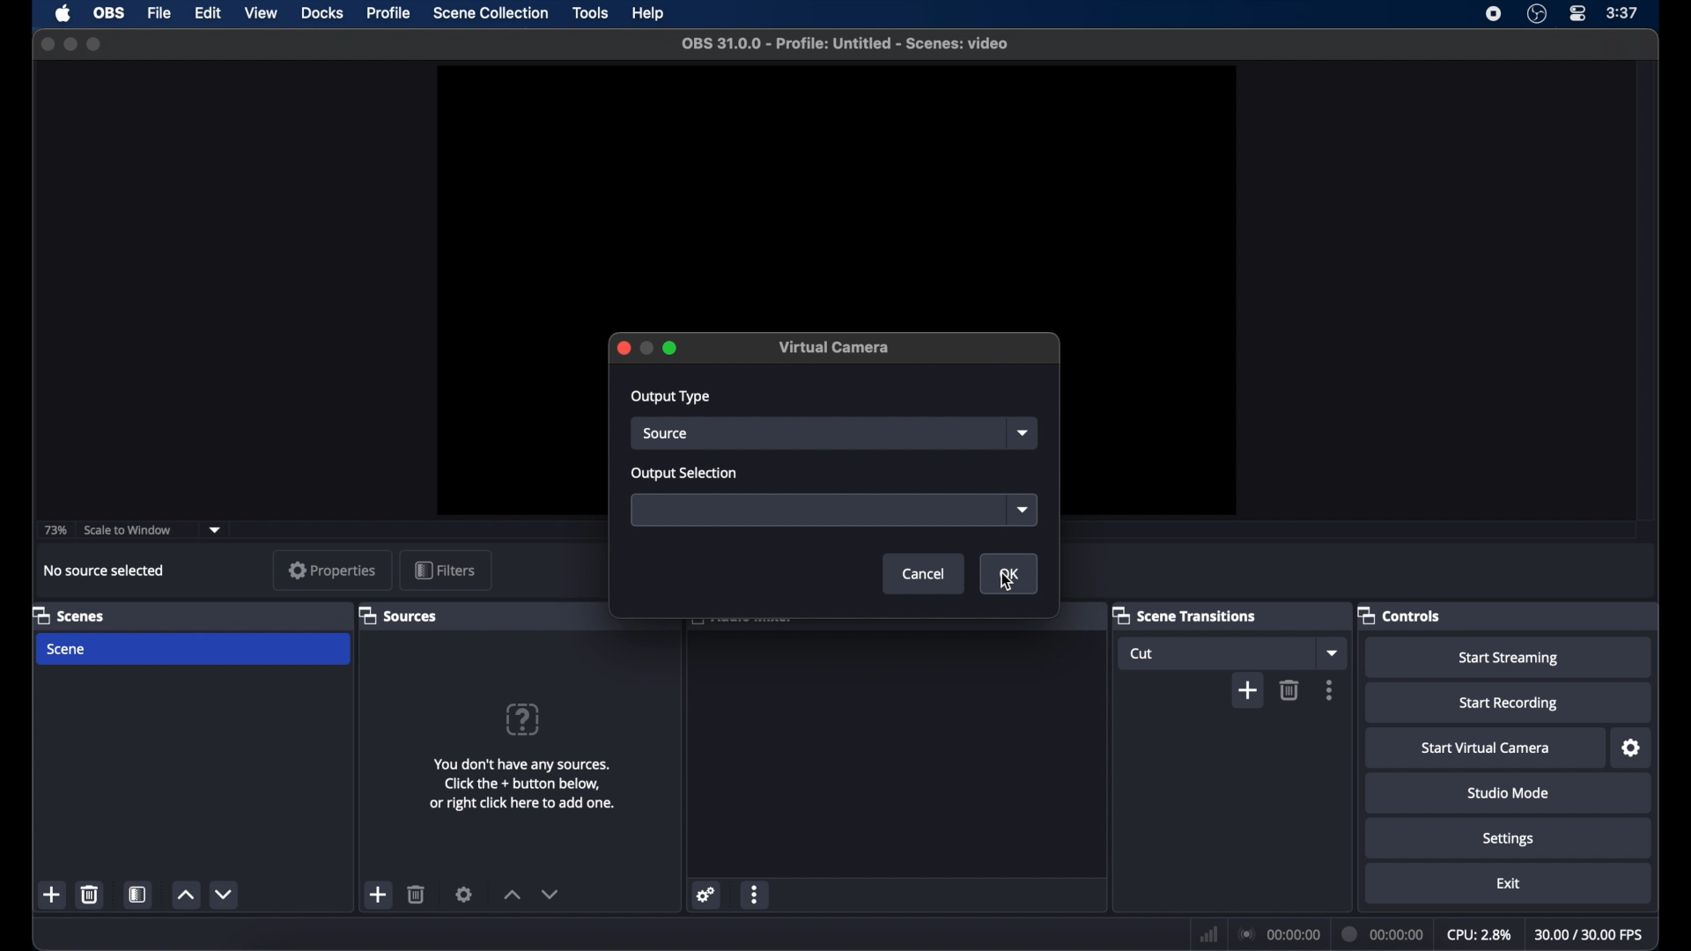 This screenshot has height=951, width=1691. I want to click on connection, so click(1278, 933).